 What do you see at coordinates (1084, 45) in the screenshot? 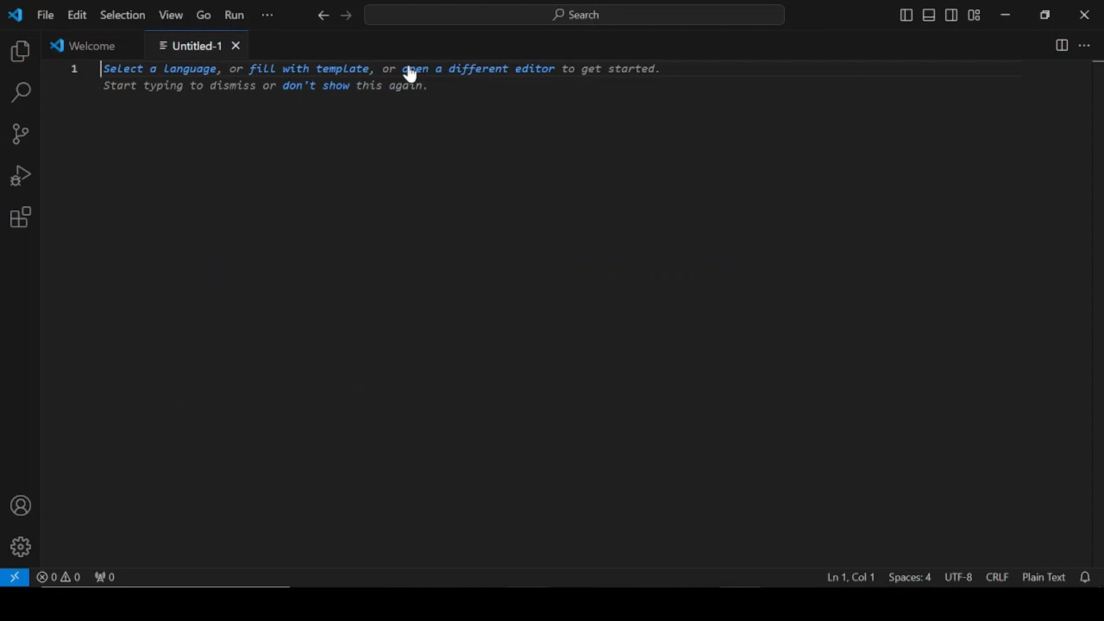
I see `more actions` at bounding box center [1084, 45].